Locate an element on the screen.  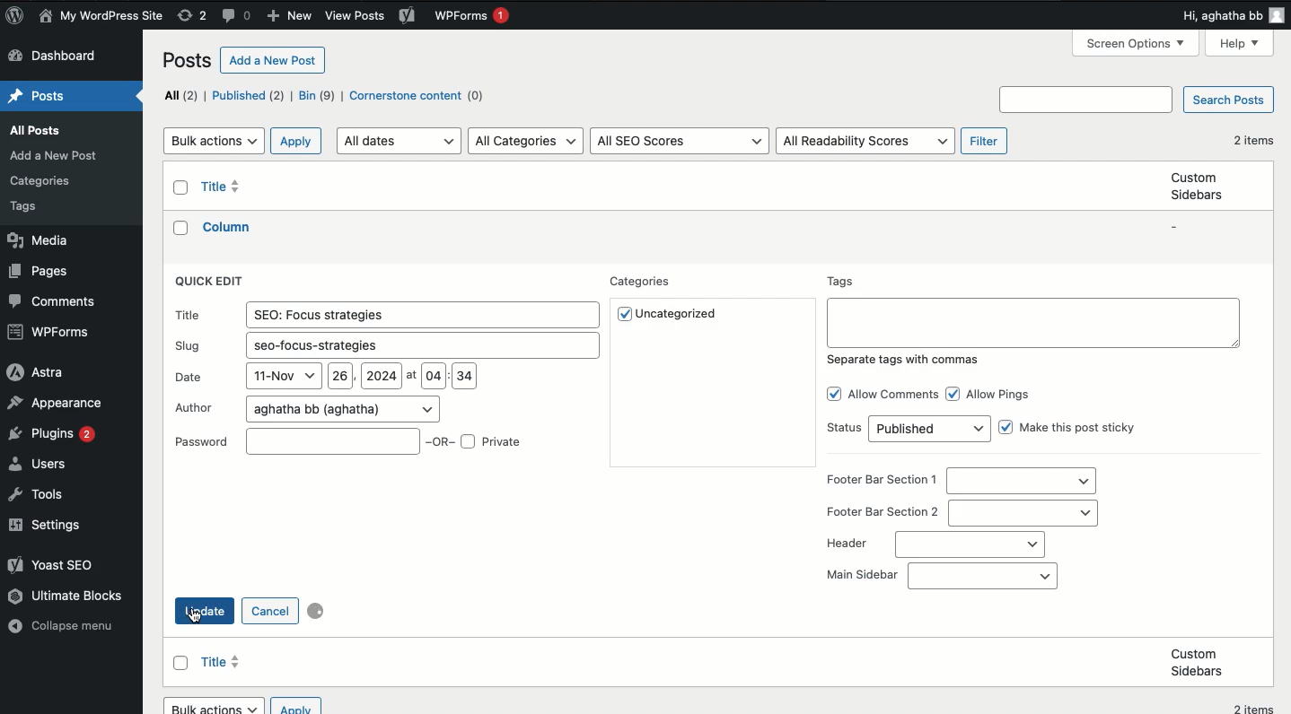
Header is located at coordinates (846, 544).